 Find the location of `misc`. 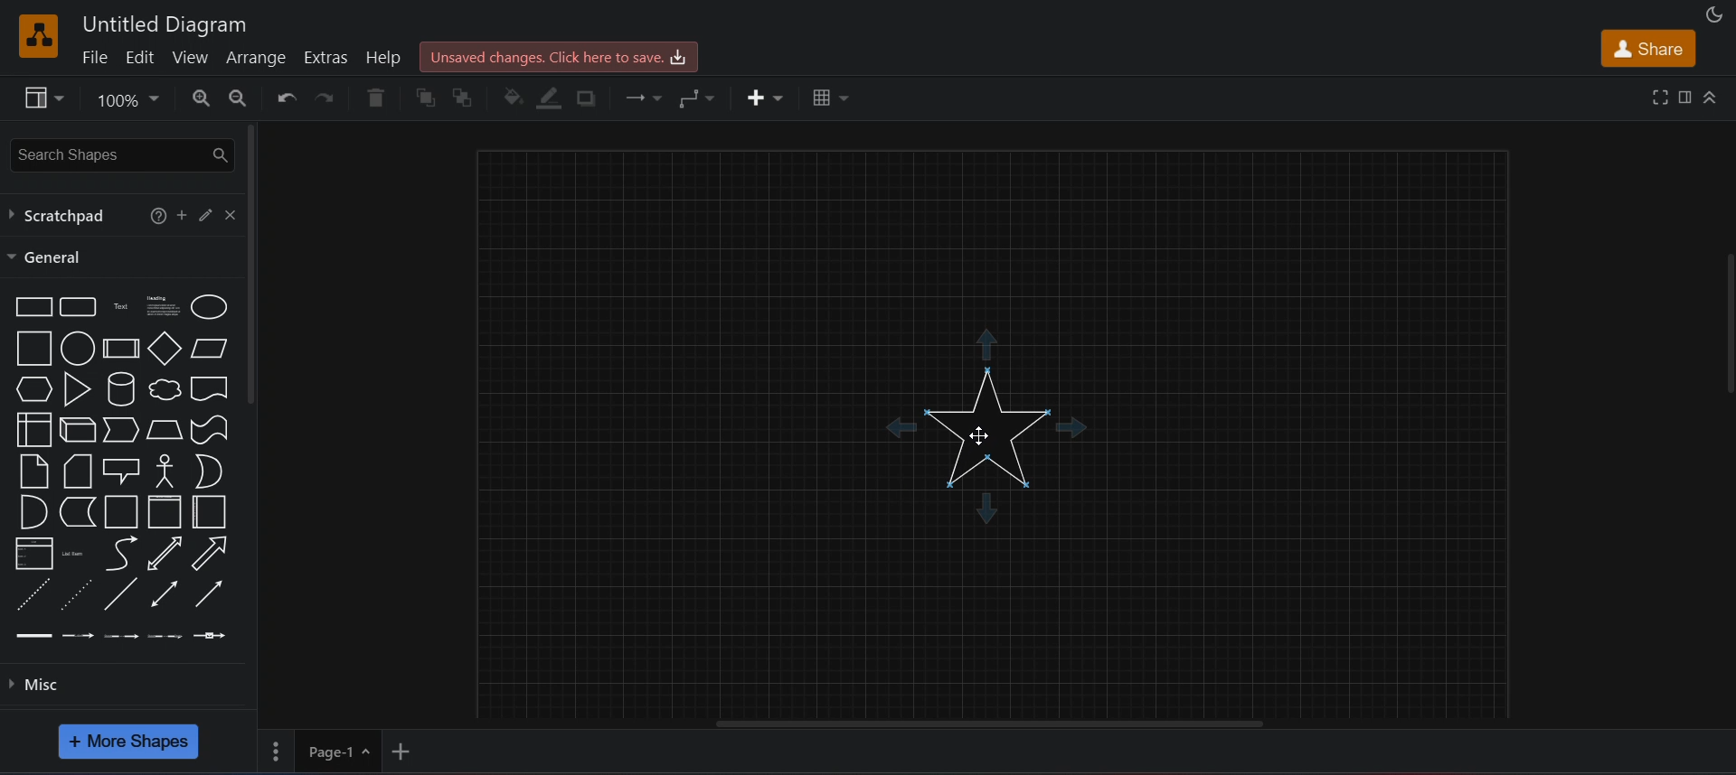

misc is located at coordinates (127, 686).